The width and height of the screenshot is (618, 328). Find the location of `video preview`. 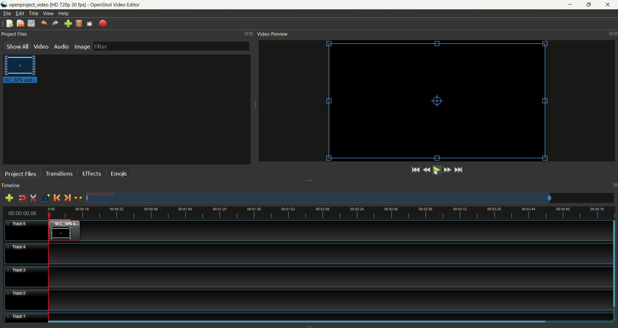

video preview is located at coordinates (272, 34).